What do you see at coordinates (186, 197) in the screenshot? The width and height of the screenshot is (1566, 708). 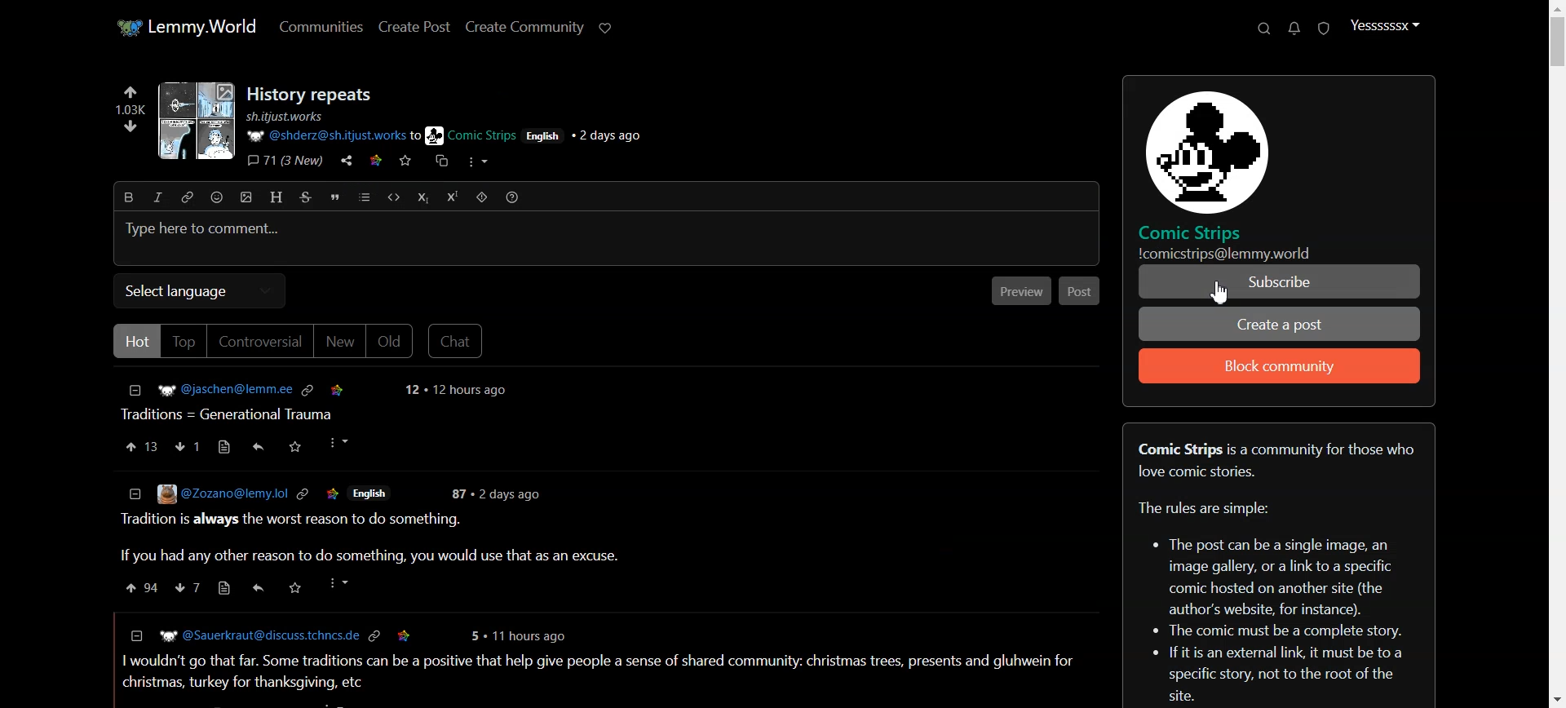 I see `Hyperlink` at bounding box center [186, 197].